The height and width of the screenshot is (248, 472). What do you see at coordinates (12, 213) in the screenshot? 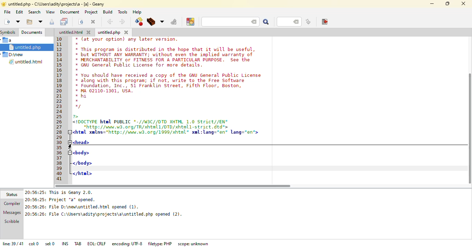
I see `messages` at bounding box center [12, 213].